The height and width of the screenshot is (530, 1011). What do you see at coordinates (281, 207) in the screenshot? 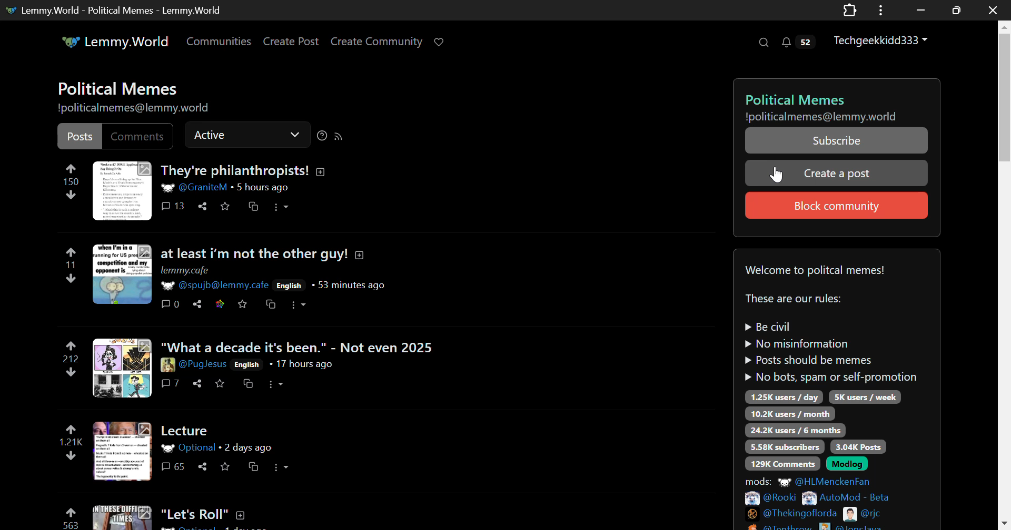
I see `More Options` at bounding box center [281, 207].